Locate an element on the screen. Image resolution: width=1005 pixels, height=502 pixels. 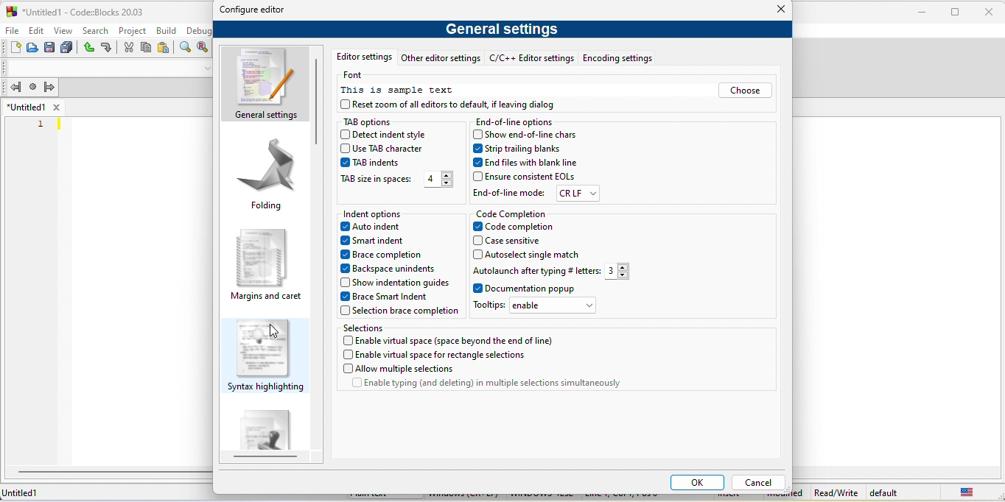
view is located at coordinates (63, 30).